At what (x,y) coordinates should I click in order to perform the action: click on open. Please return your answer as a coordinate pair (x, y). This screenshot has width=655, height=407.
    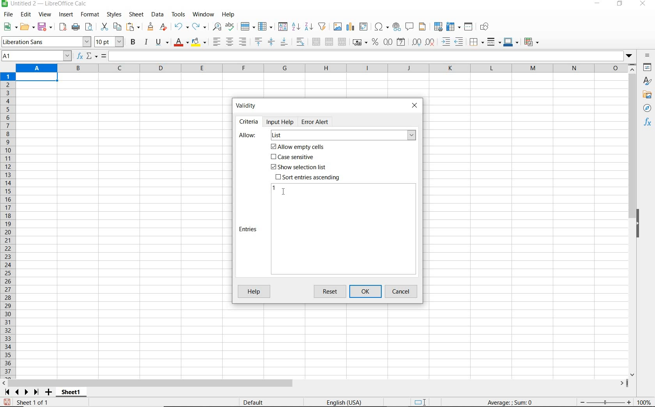
    Looking at the image, I should click on (27, 27).